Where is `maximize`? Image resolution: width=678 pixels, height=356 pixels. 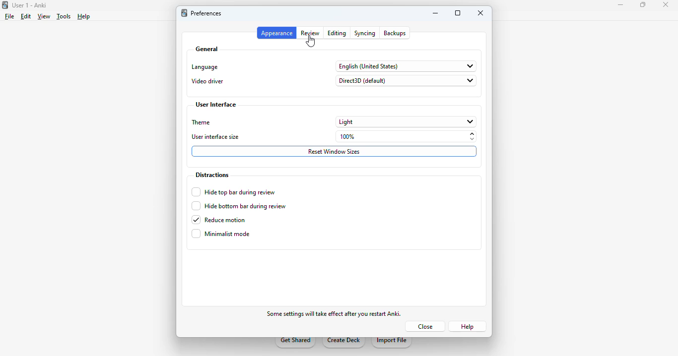 maximize is located at coordinates (458, 13).